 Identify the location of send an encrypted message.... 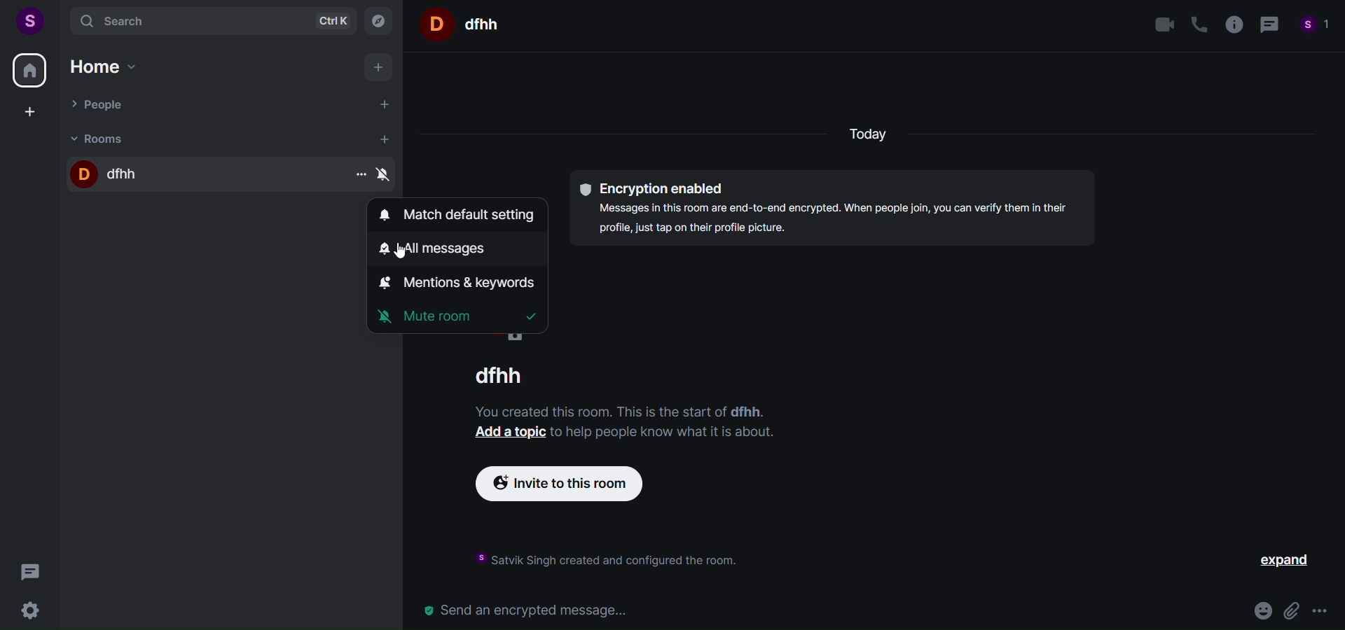
(825, 610).